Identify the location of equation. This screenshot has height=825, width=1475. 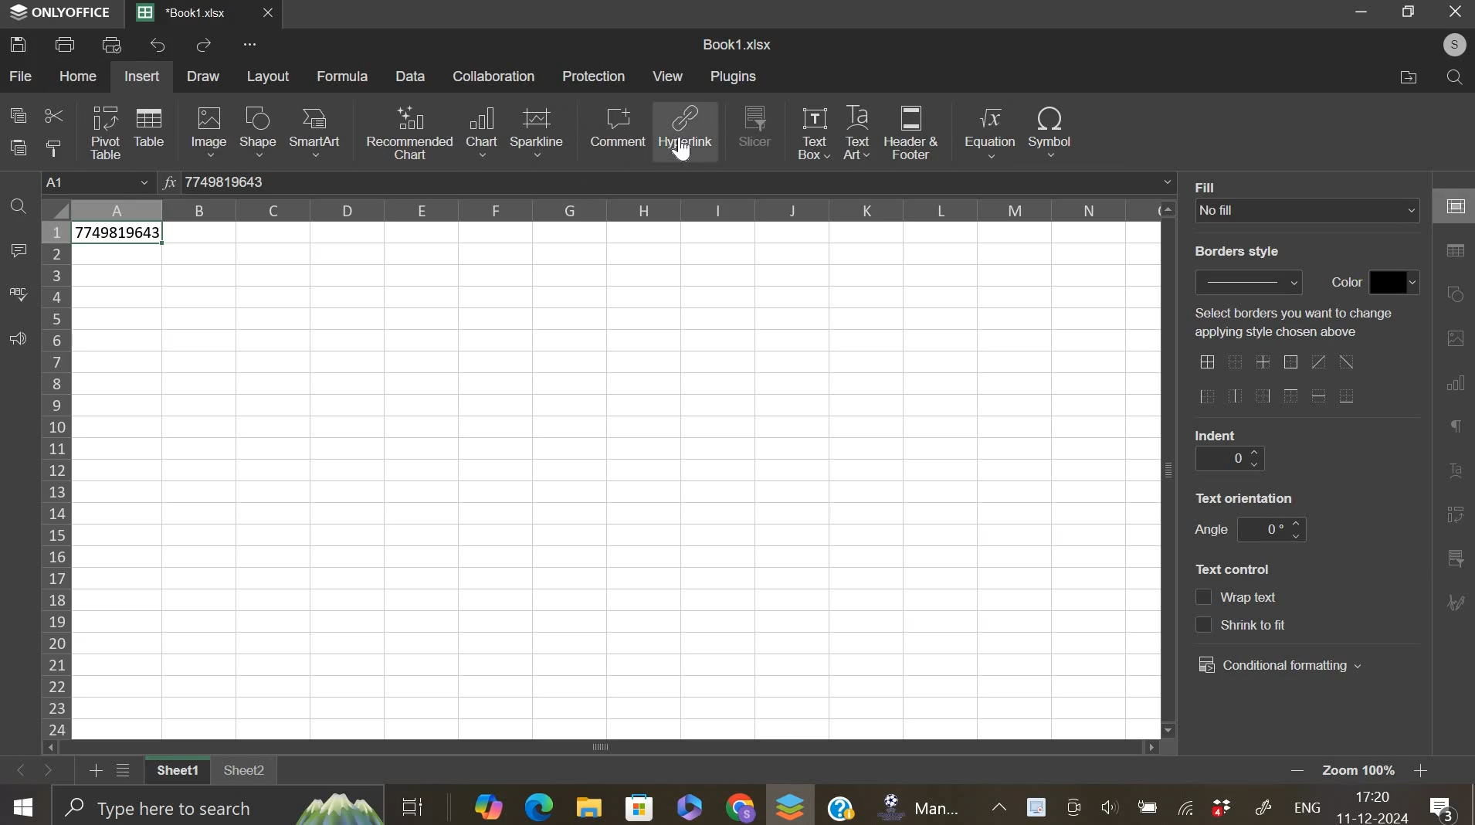
(988, 133).